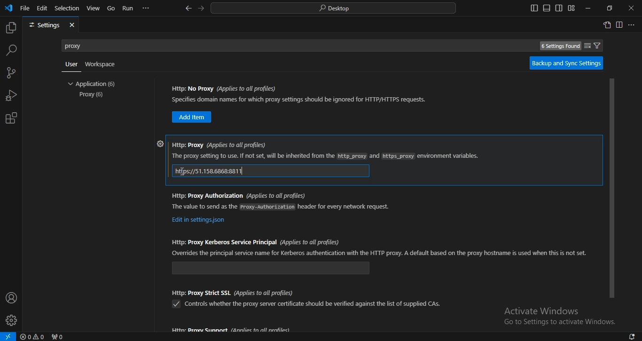 Image resolution: width=642 pixels, height=341 pixels. I want to click on https: proxy, so click(219, 144).